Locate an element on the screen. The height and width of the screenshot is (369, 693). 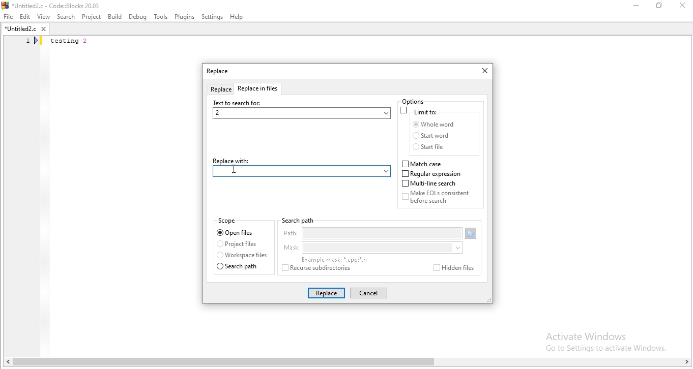
Tools  is located at coordinates (160, 17).